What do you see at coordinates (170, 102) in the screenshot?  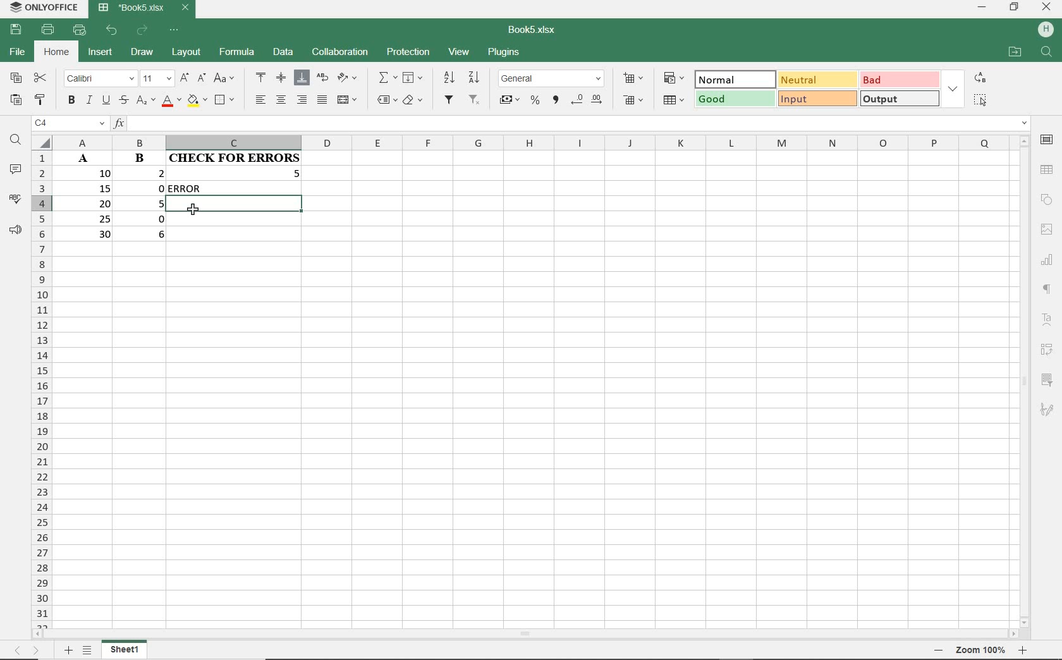 I see `FONT COLOR` at bounding box center [170, 102].